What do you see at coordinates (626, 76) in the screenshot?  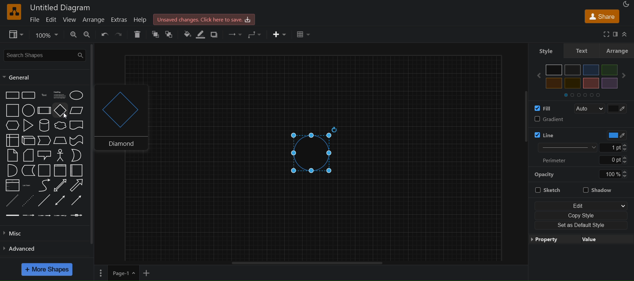 I see `next` at bounding box center [626, 76].